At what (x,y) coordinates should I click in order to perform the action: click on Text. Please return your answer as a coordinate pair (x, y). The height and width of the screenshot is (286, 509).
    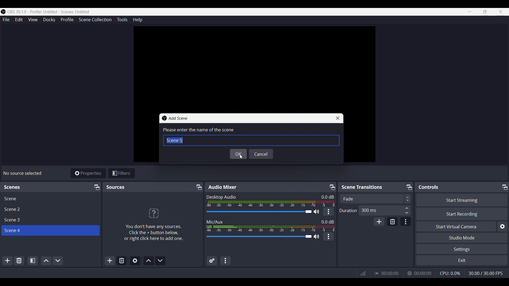
    Looking at the image, I should click on (328, 221).